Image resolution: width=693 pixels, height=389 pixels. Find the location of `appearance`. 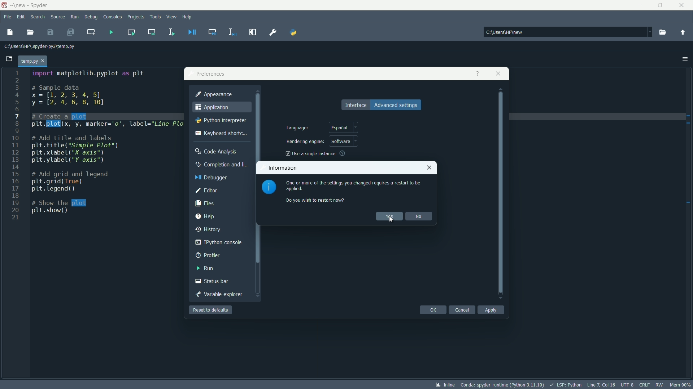

appearance is located at coordinates (214, 94).